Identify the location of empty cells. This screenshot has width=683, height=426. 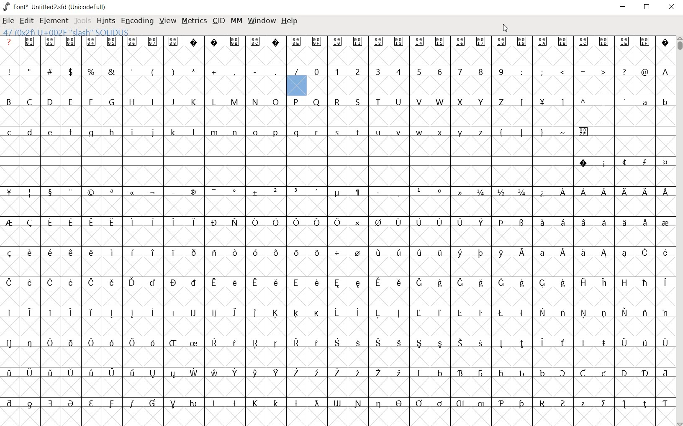
(143, 85).